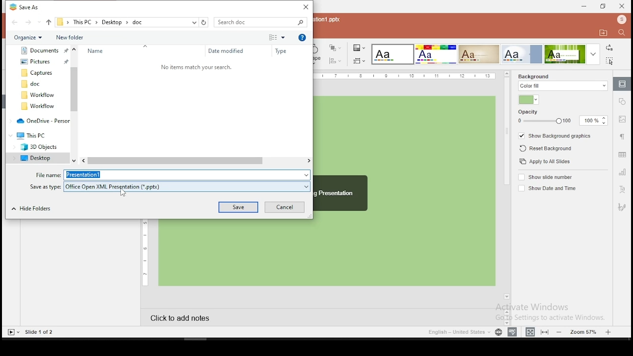 Image resolution: width=633 pixels, height=356 pixels. I want to click on change color theme, so click(359, 47).